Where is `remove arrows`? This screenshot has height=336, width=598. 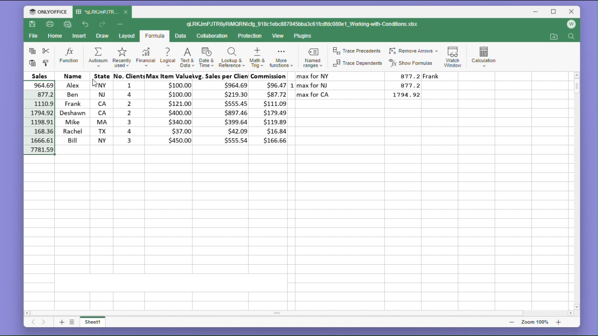 remove arrows is located at coordinates (413, 49).